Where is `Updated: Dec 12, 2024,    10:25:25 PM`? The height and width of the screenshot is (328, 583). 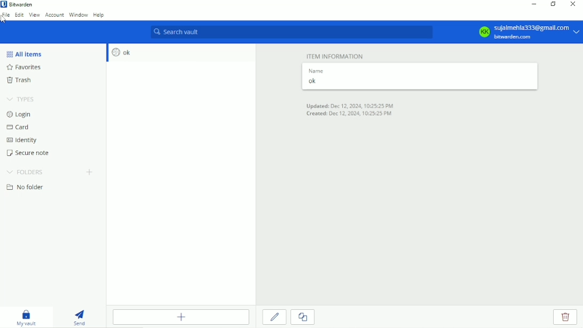 Updated: Dec 12, 2024,    10:25:25 PM is located at coordinates (352, 105).